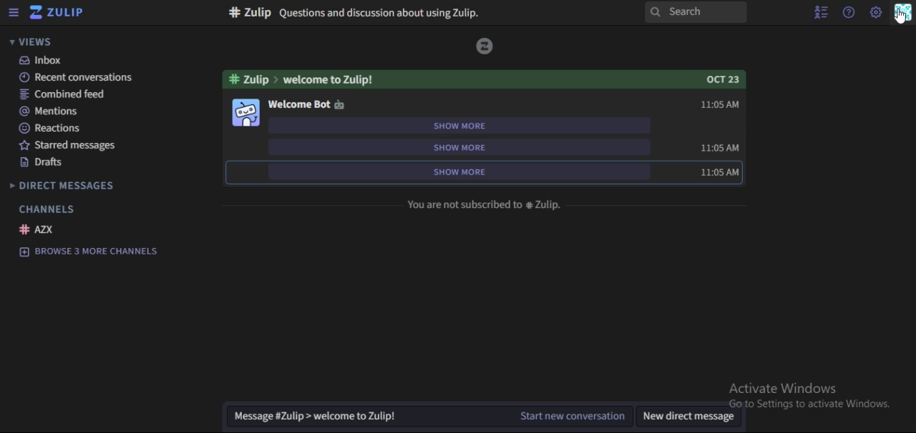 This screenshot has width=916, height=433. What do you see at coordinates (53, 127) in the screenshot?
I see `reactions` at bounding box center [53, 127].